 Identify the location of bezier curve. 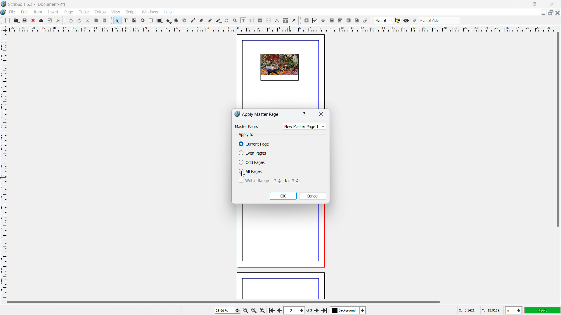
(201, 21).